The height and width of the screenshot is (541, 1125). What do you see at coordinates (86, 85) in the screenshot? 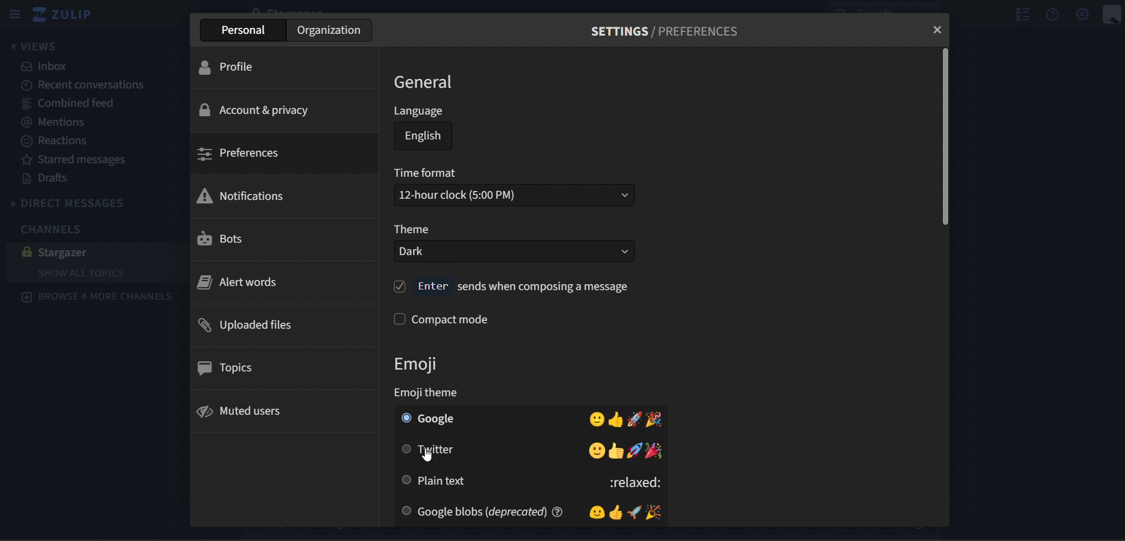
I see `recent conversations` at bounding box center [86, 85].